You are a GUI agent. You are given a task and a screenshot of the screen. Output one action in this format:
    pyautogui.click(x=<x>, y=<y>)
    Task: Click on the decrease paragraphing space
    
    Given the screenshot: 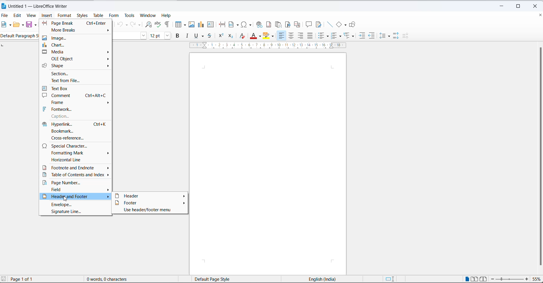 What is the action you would take?
    pyautogui.click(x=407, y=37)
    